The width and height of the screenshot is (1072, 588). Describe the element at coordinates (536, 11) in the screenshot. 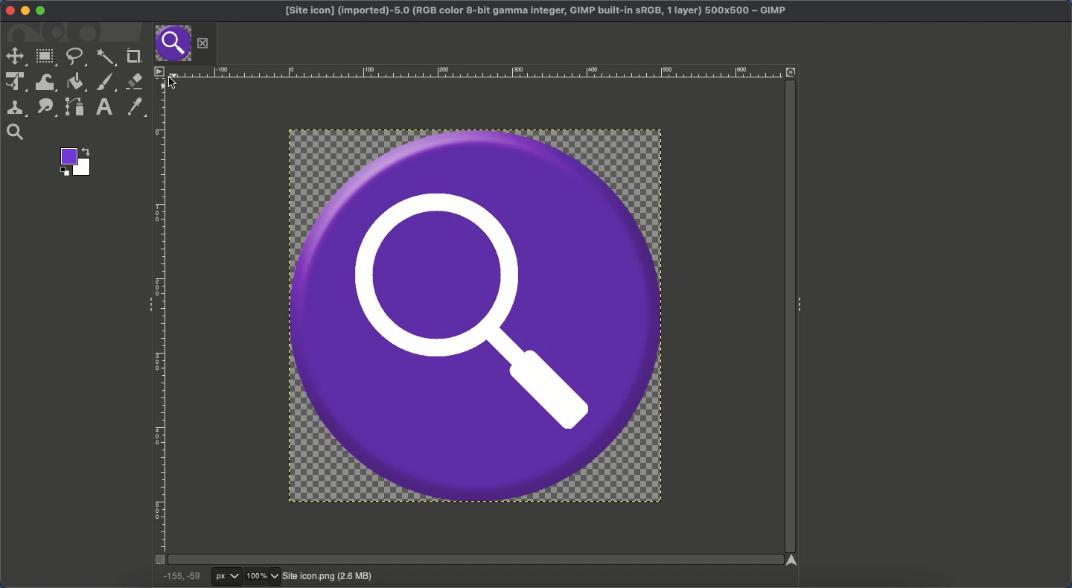

I see `Project GIMP` at that location.